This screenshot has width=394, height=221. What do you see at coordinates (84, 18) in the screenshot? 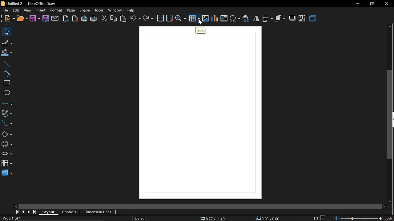
I see `print directly` at bounding box center [84, 18].